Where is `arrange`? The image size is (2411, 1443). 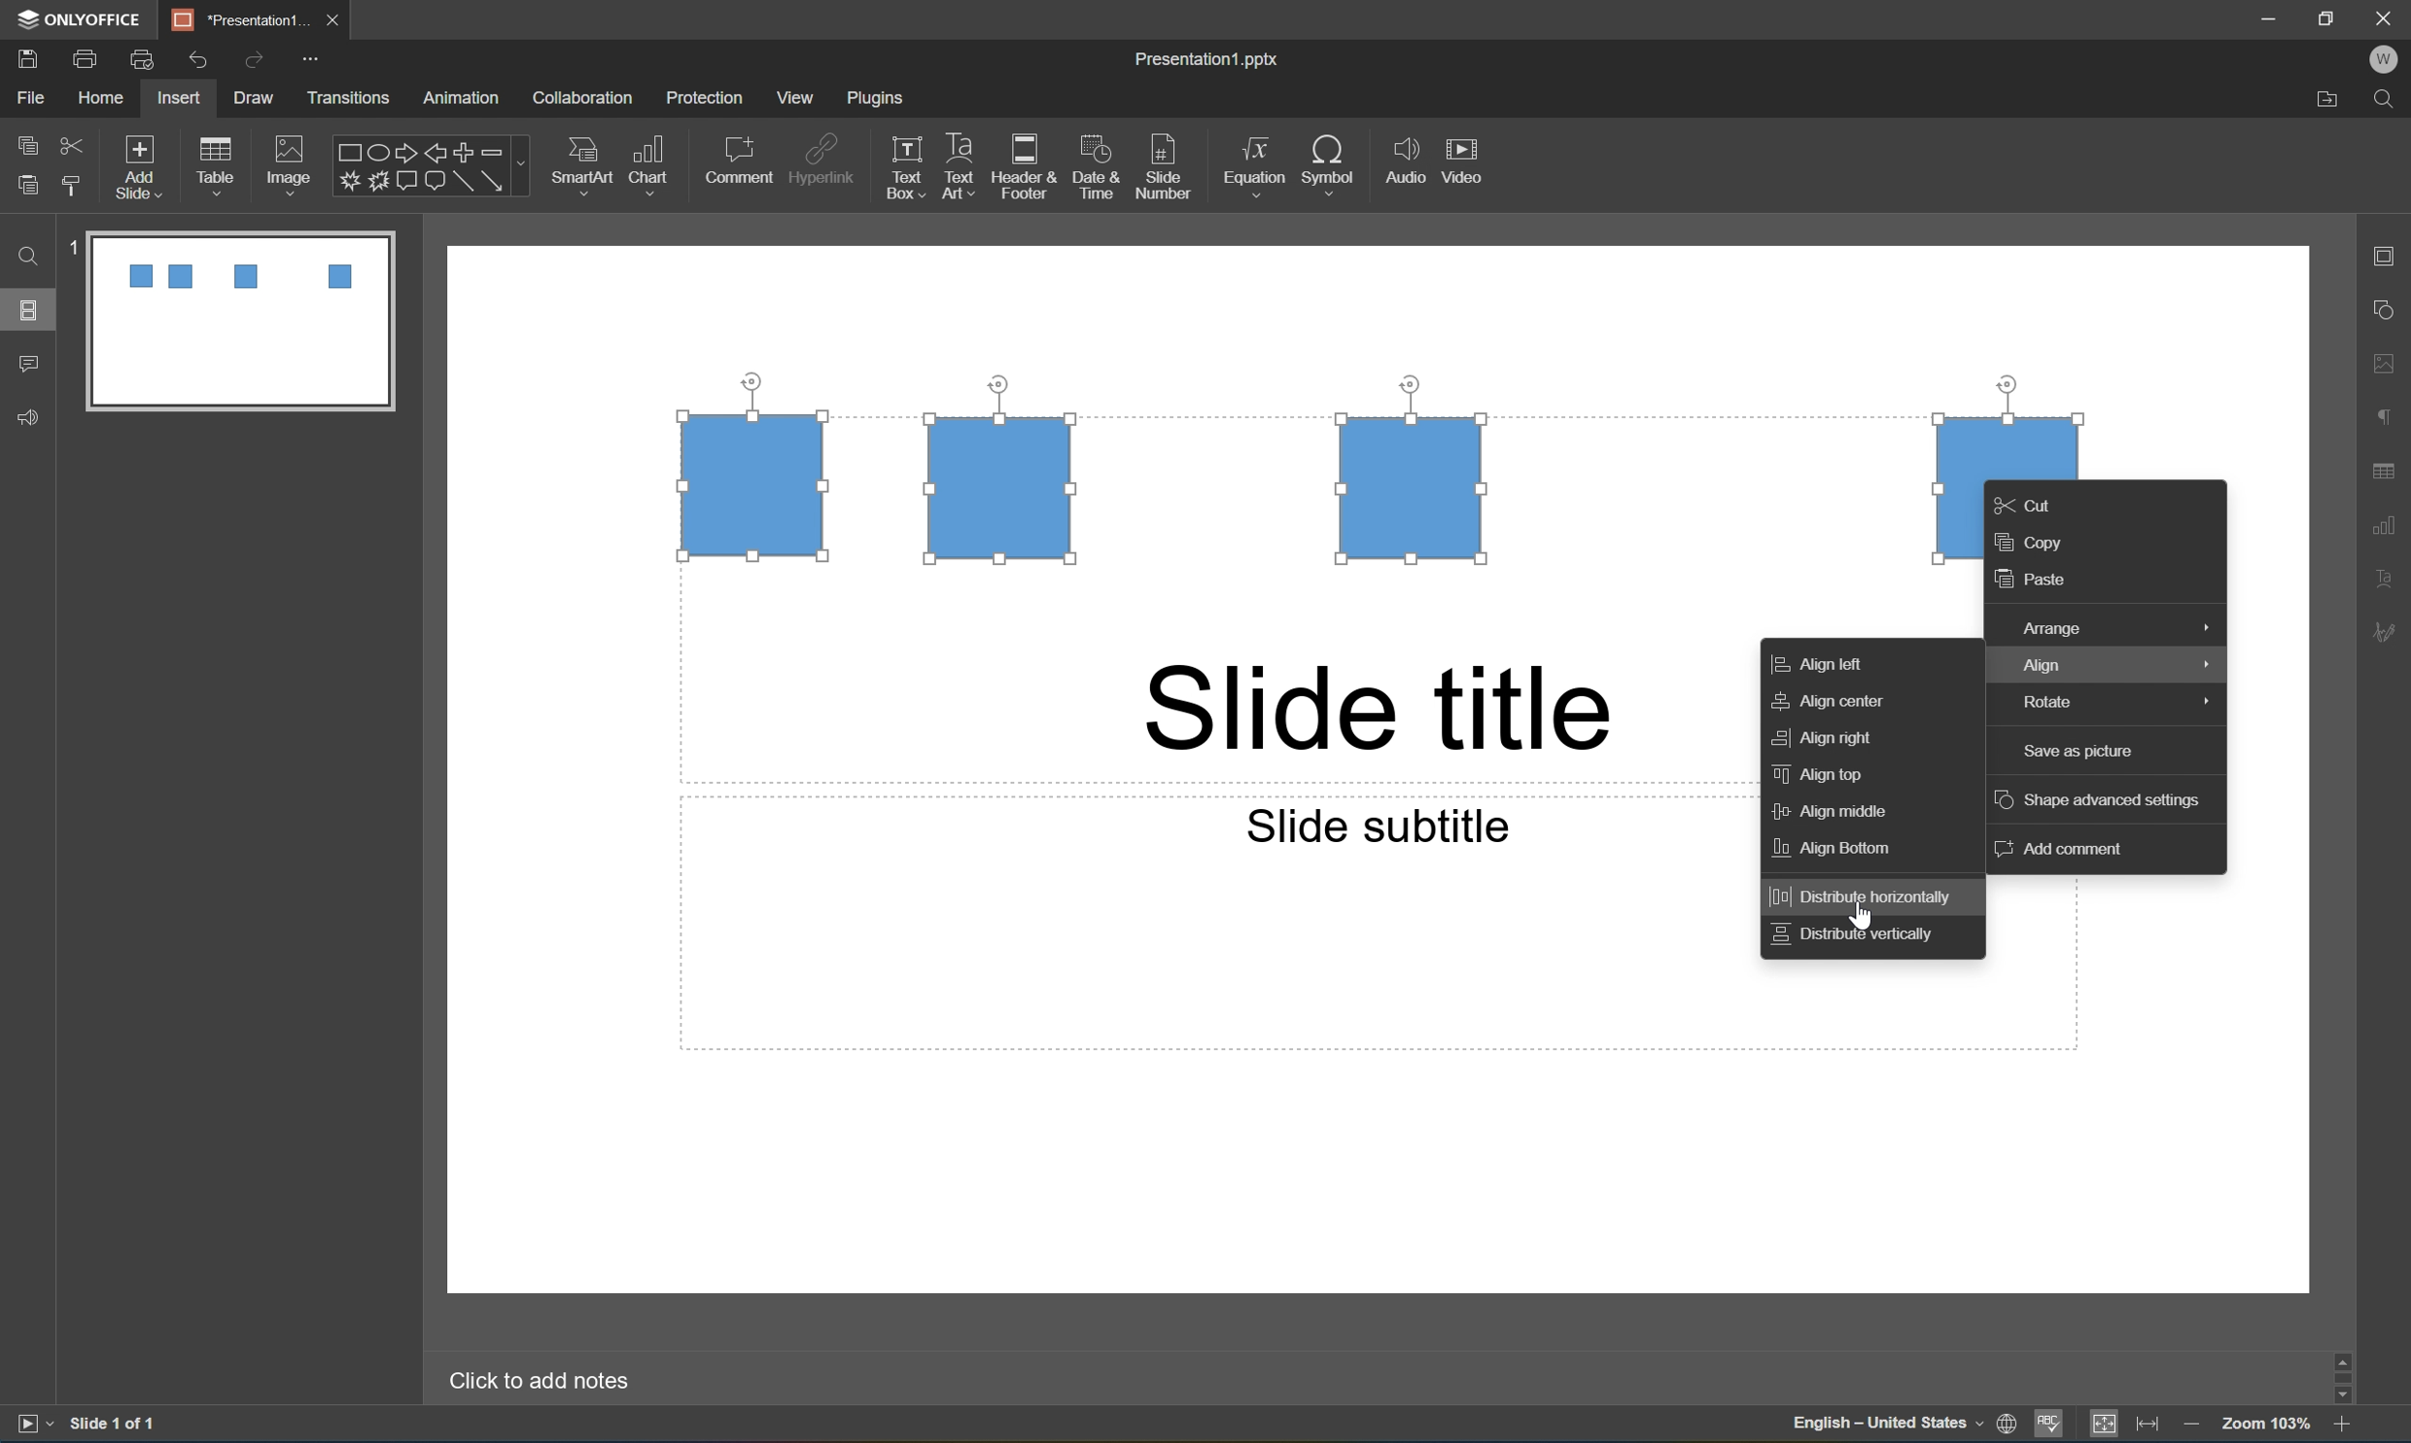 arrange is located at coordinates (2112, 624).